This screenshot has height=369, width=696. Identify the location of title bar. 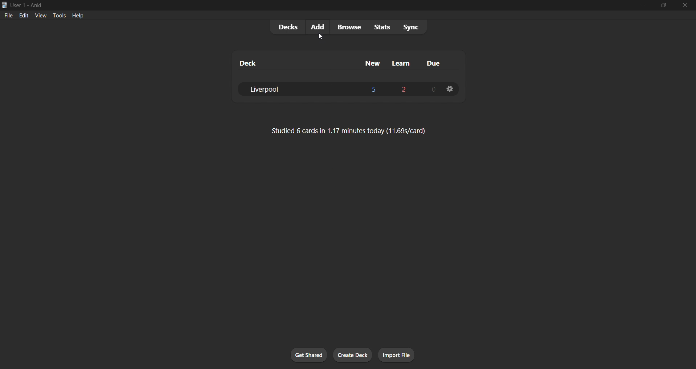
(292, 5).